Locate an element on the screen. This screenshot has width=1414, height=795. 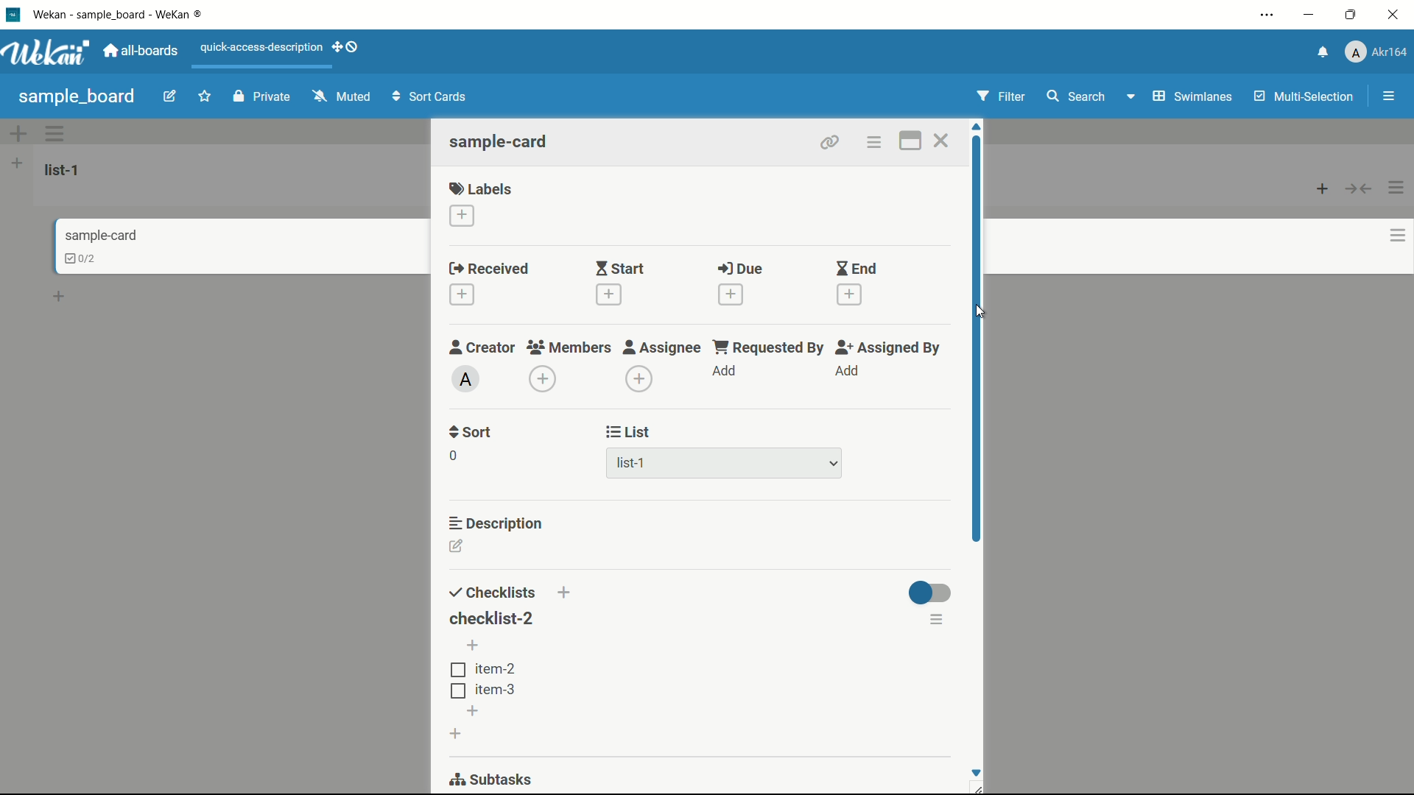
show-desktop-drag-handles is located at coordinates (347, 49).